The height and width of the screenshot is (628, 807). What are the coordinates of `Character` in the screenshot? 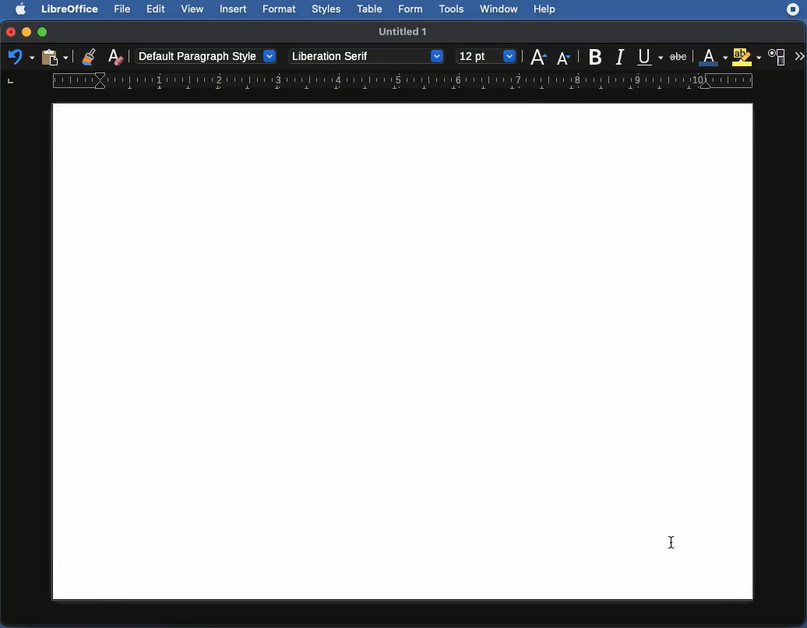 It's located at (779, 57).